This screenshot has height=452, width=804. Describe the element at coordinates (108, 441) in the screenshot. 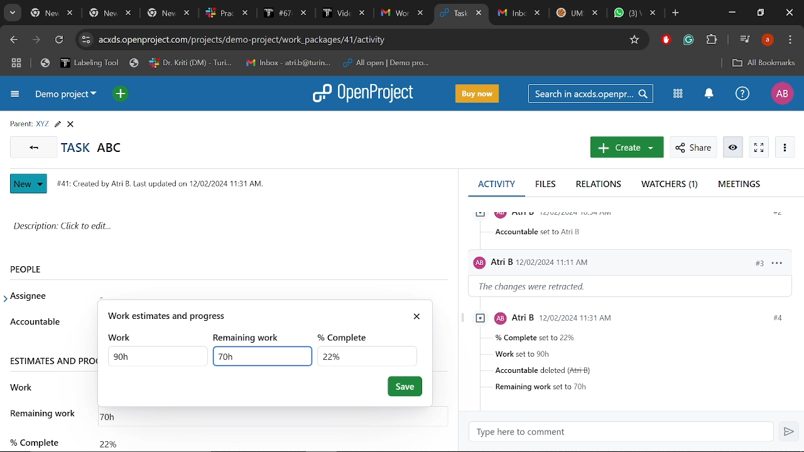

I see `Completed work` at that location.